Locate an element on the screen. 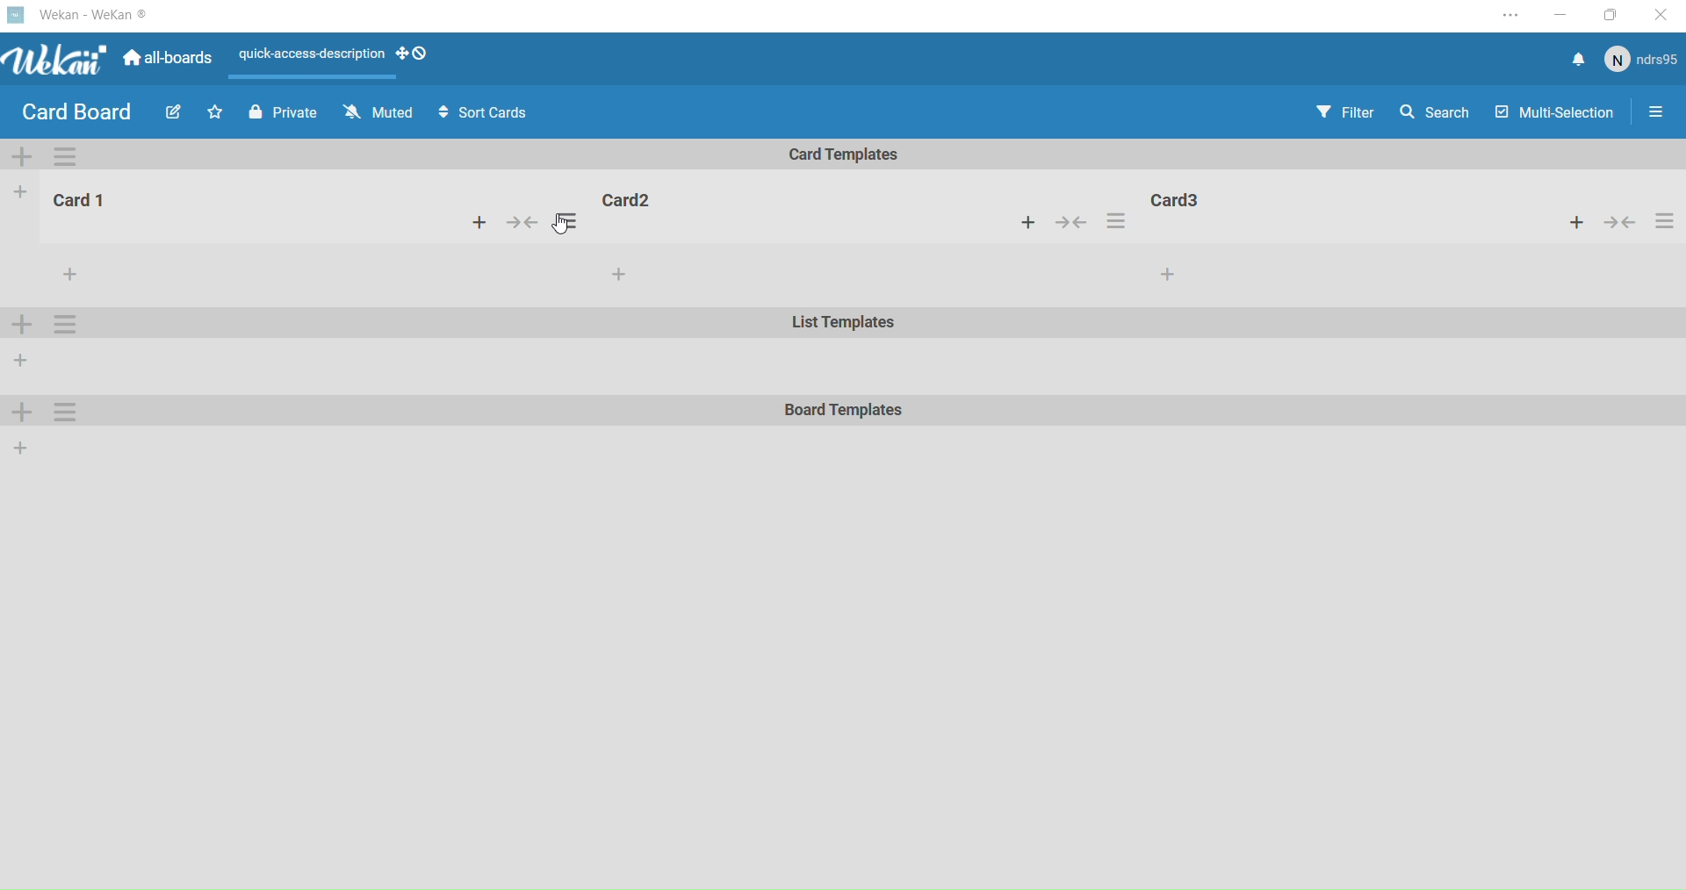 This screenshot has width=1686, height=890. add is located at coordinates (18, 193).